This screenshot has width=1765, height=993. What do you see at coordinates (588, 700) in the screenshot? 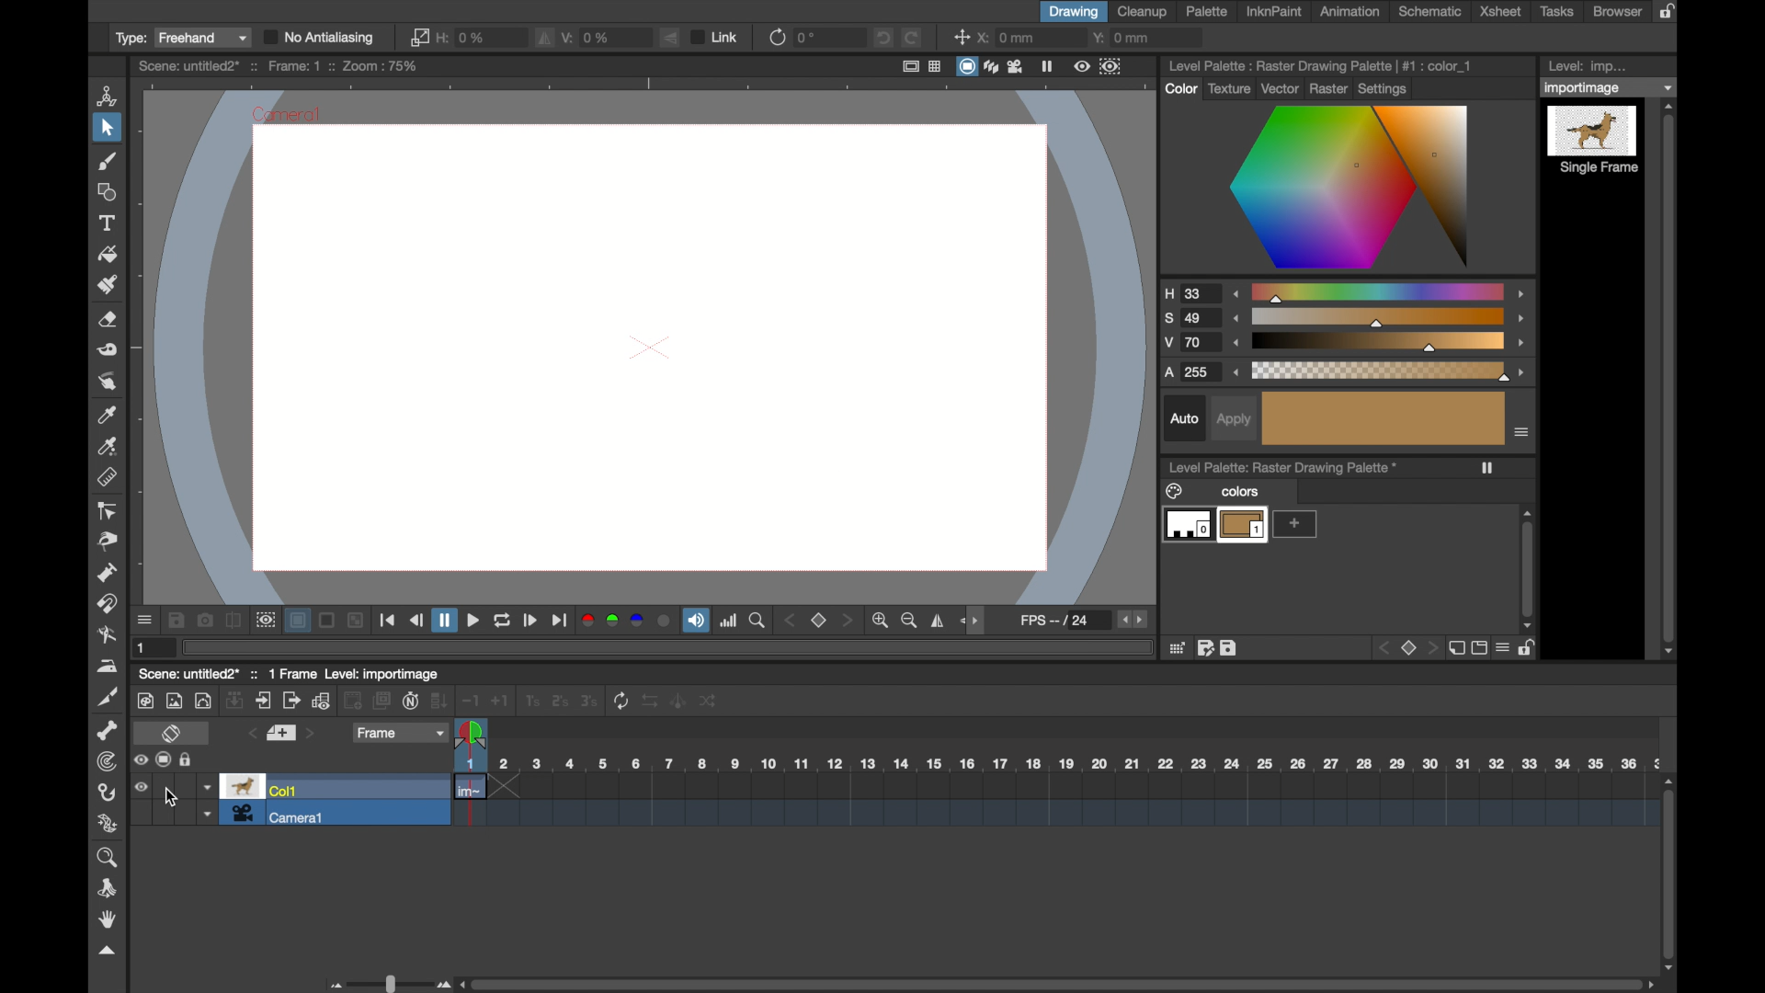
I see `3` at bounding box center [588, 700].